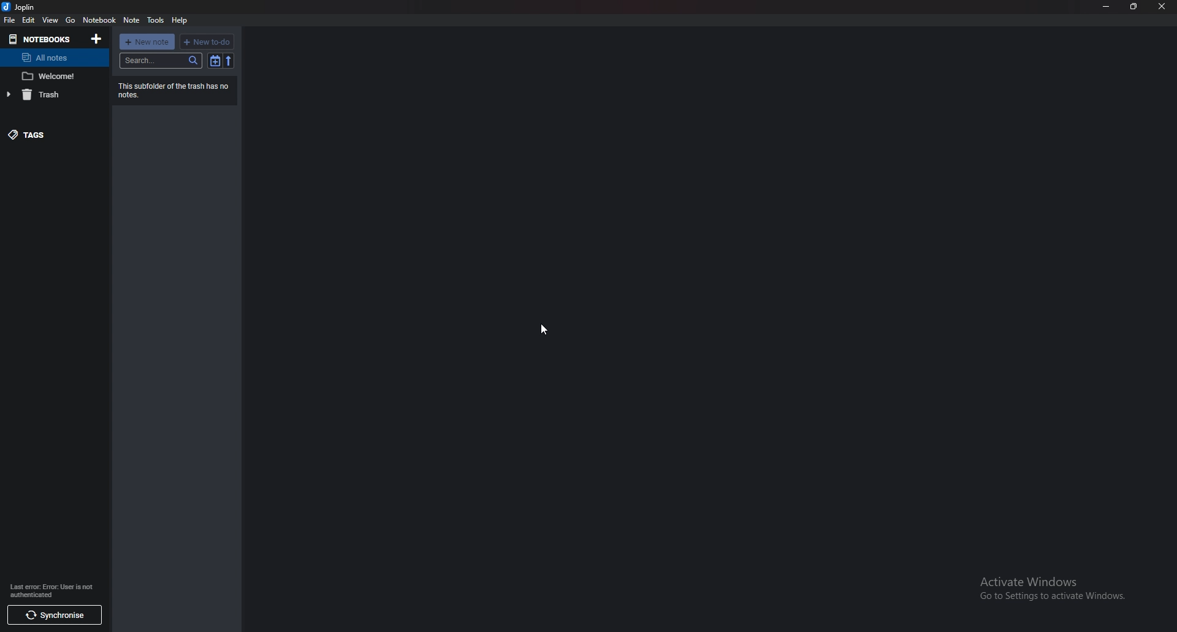  What do you see at coordinates (175, 90) in the screenshot?
I see `‘This subfolder of the trash has no notes.` at bounding box center [175, 90].